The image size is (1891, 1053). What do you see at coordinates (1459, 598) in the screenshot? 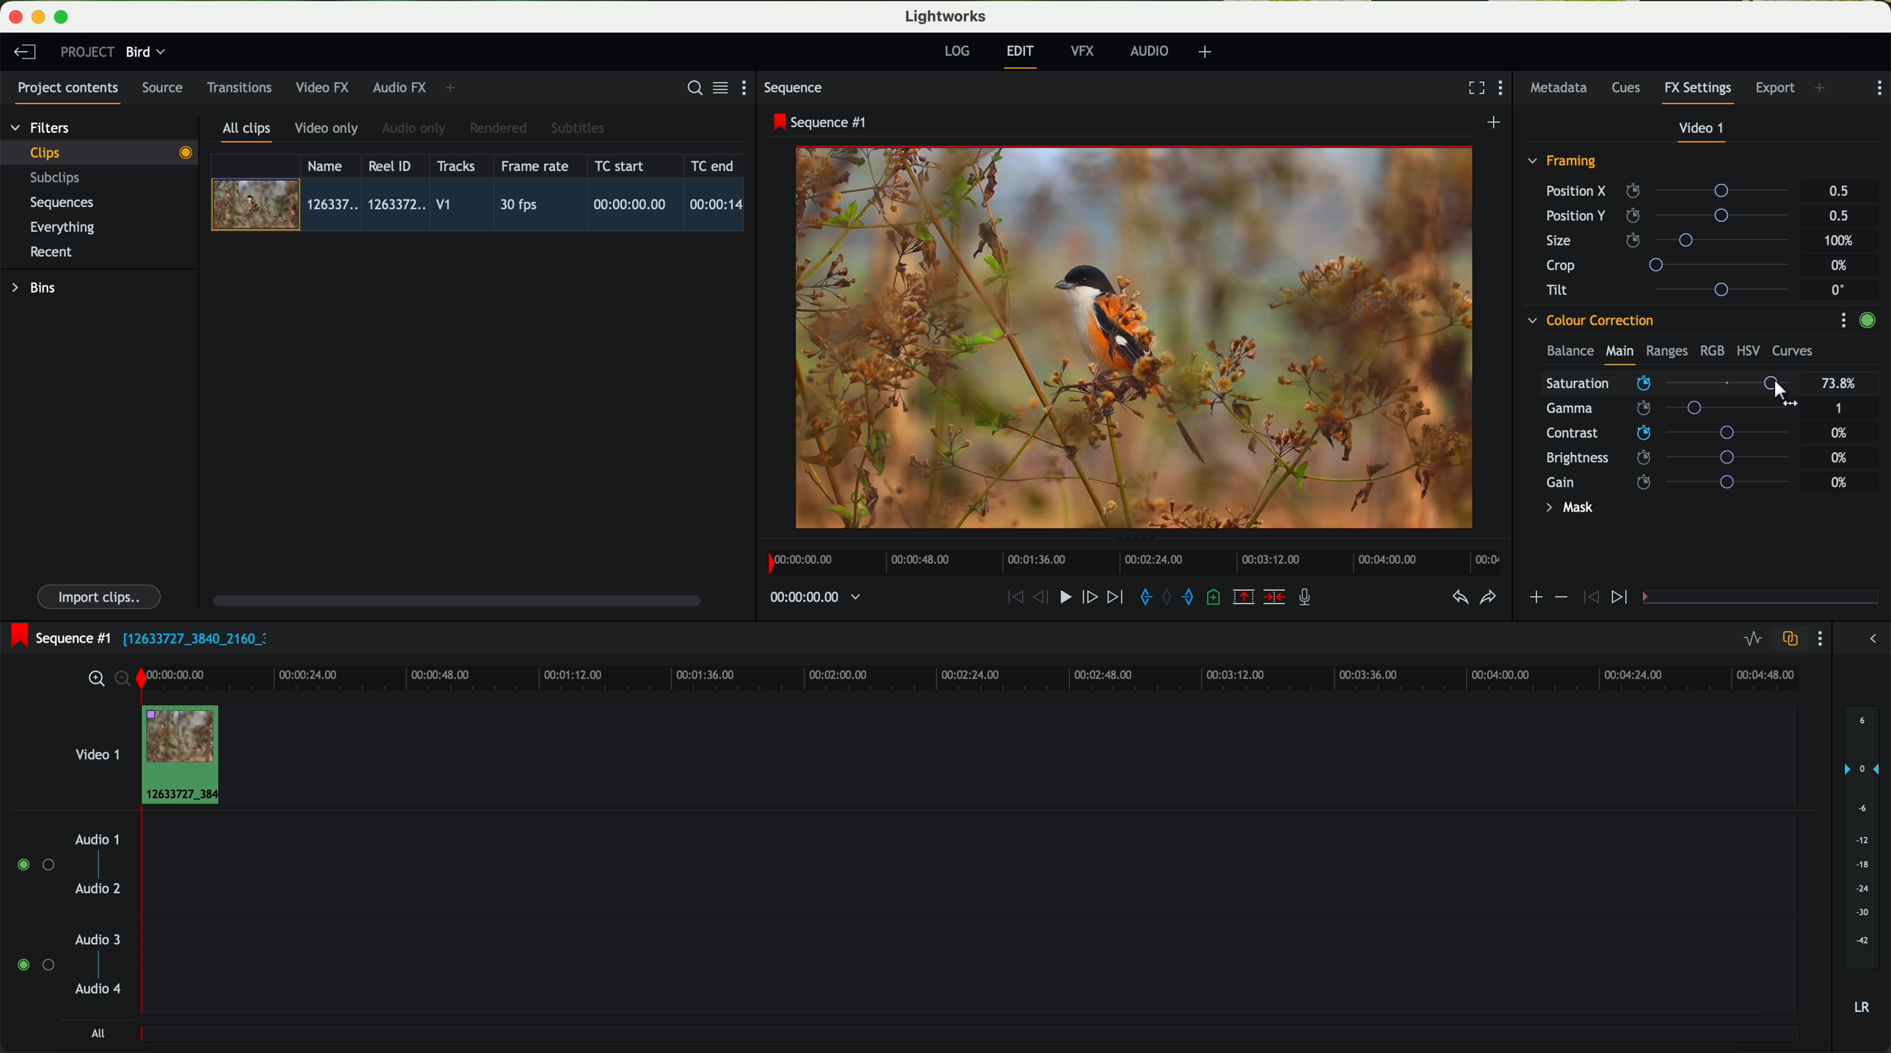
I see `undo` at bounding box center [1459, 598].